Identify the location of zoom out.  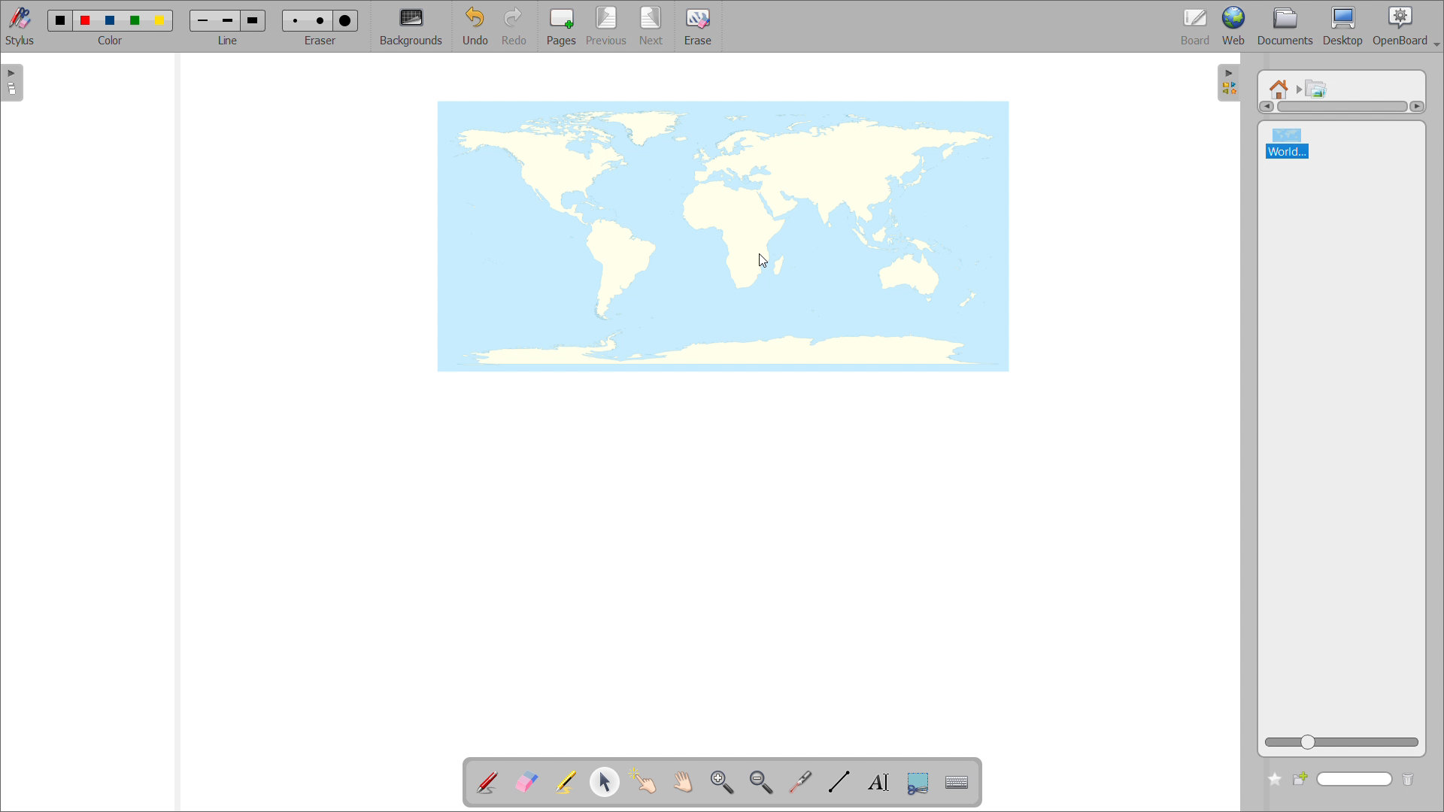
(761, 783).